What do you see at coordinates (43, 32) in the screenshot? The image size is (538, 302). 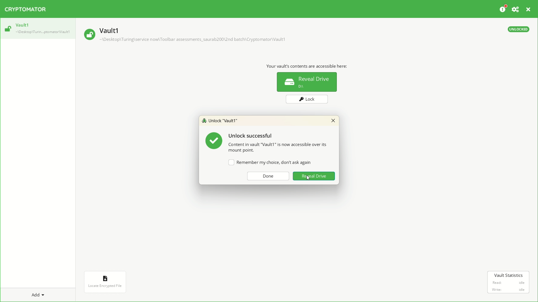 I see `vault1 location` at bounding box center [43, 32].